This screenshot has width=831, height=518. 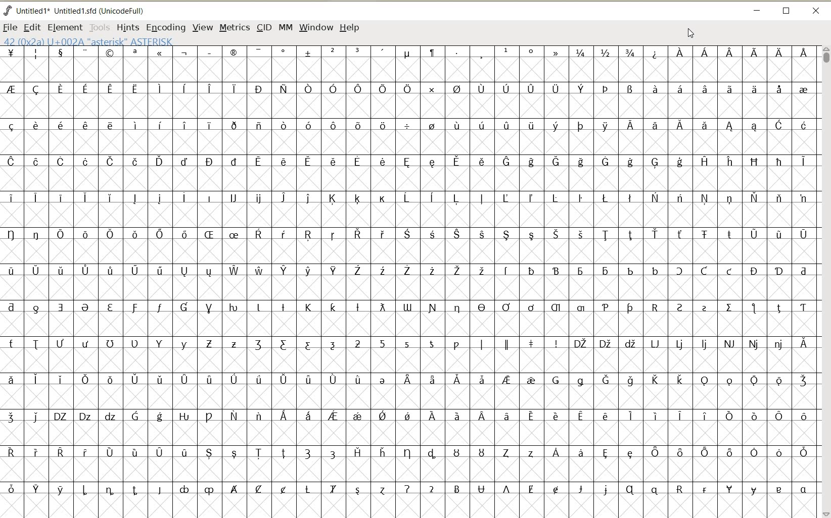 I want to click on CURSOR, so click(x=690, y=34).